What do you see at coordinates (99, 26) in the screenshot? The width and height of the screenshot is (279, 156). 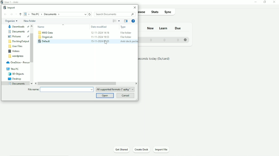 I see `Date modified` at bounding box center [99, 26].